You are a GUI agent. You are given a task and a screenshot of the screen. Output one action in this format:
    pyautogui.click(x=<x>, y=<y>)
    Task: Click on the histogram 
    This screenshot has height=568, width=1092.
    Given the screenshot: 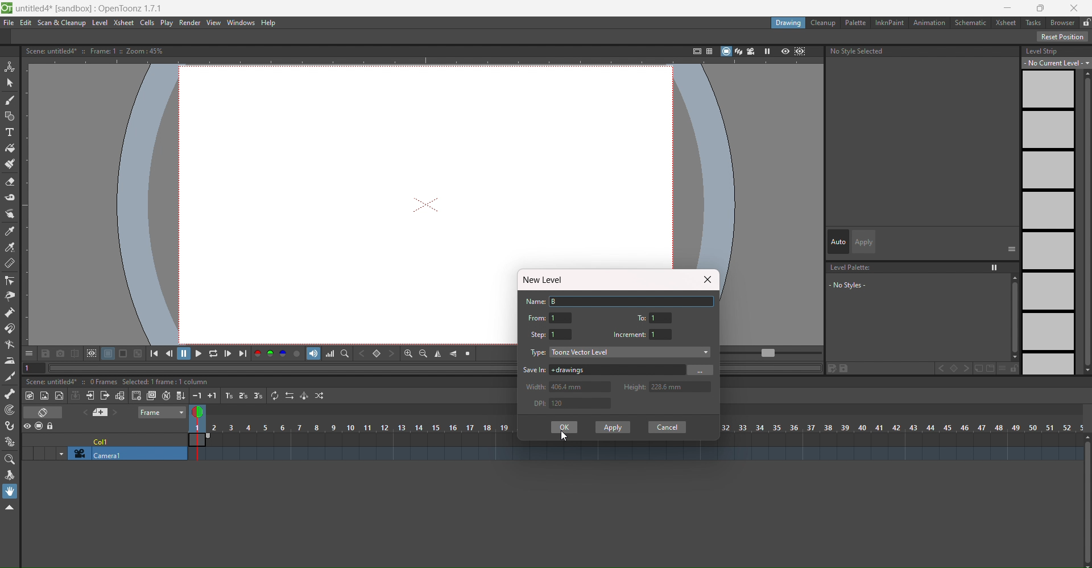 What is the action you would take?
    pyautogui.click(x=330, y=353)
    